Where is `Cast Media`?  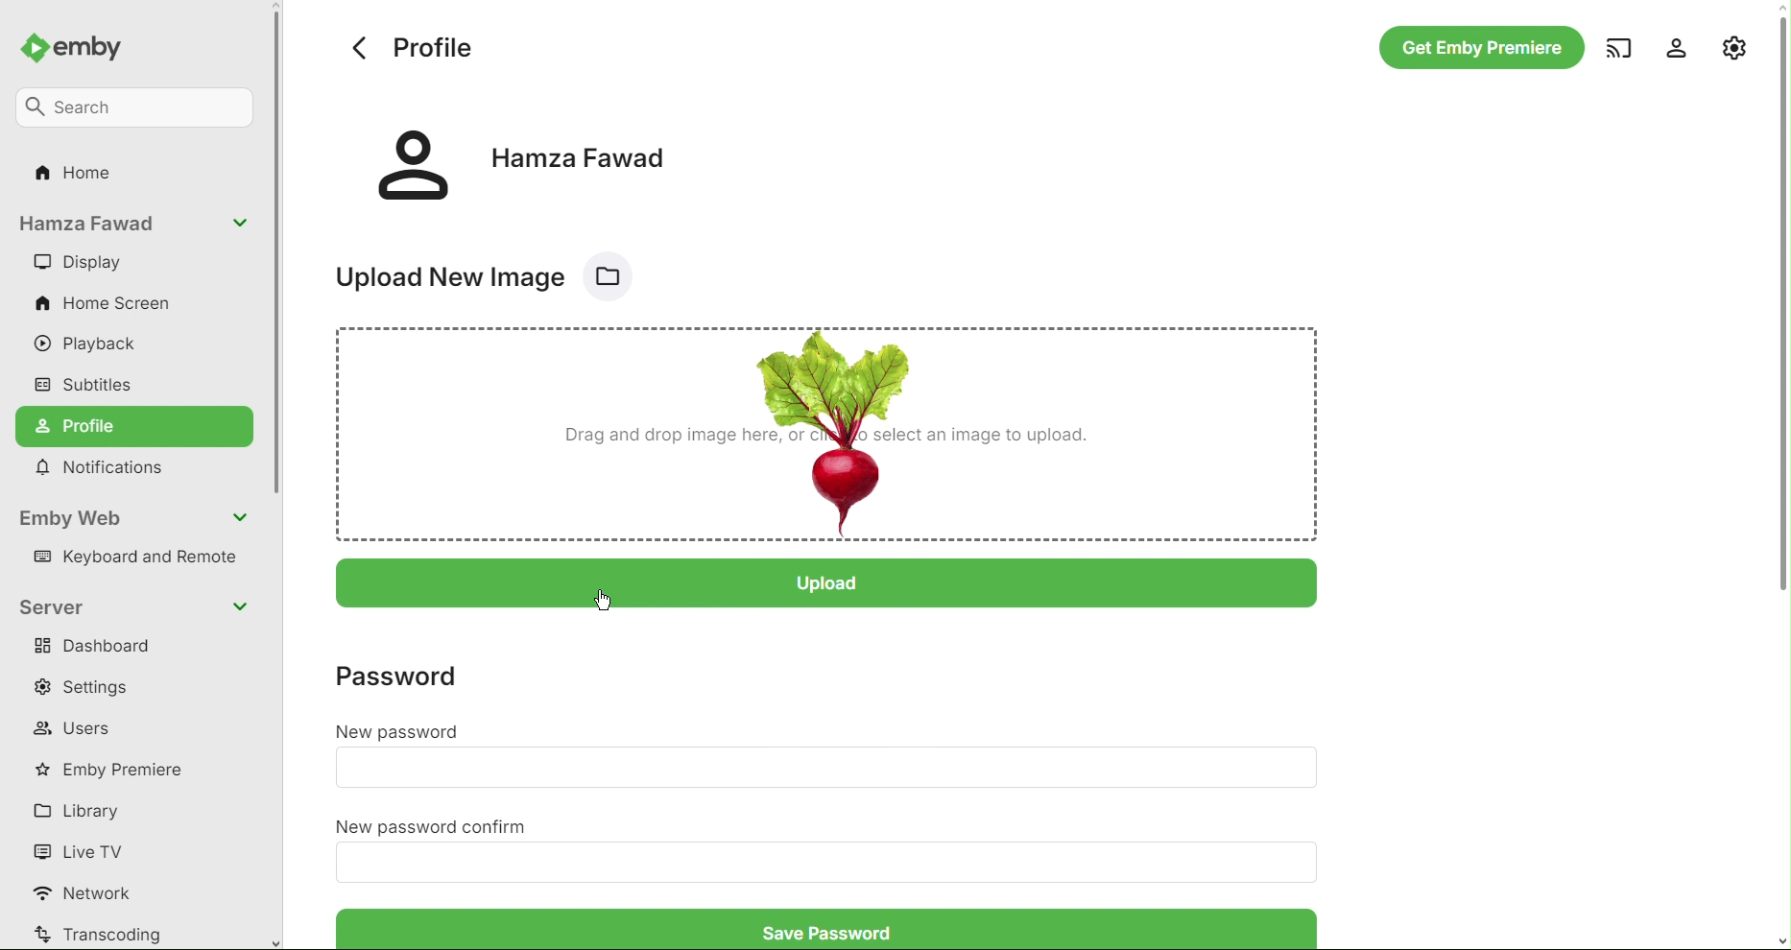
Cast Media is located at coordinates (1615, 48).